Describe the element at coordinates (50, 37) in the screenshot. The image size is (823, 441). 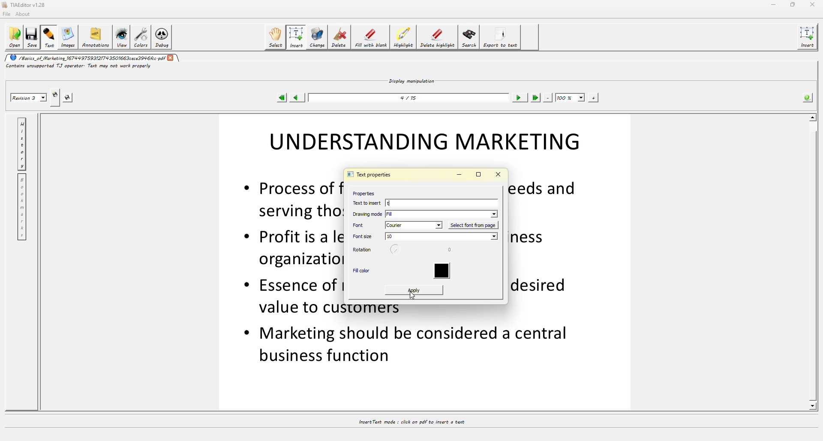
I see `text` at that location.